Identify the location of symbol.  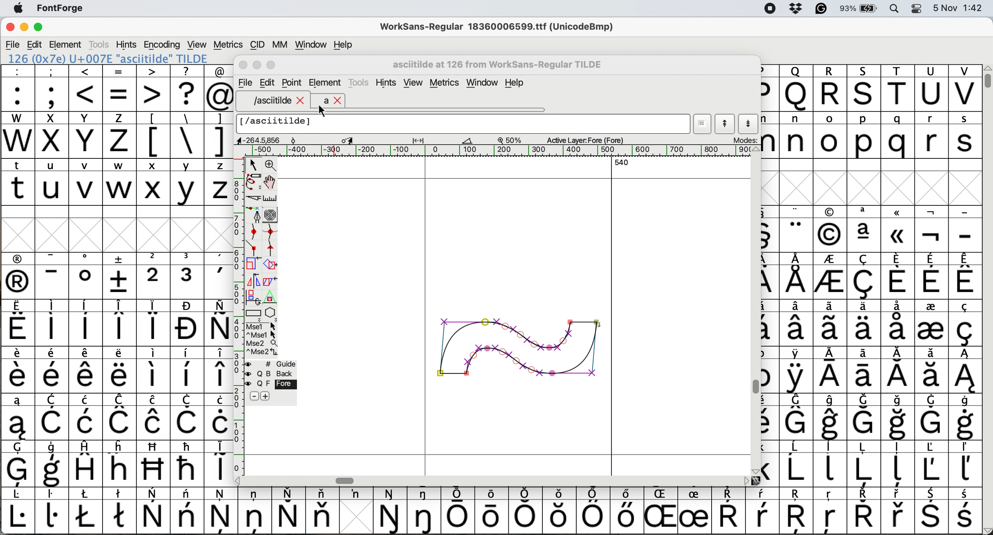
(154, 323).